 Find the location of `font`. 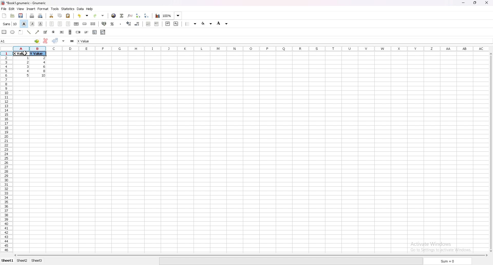

font is located at coordinates (10, 24).